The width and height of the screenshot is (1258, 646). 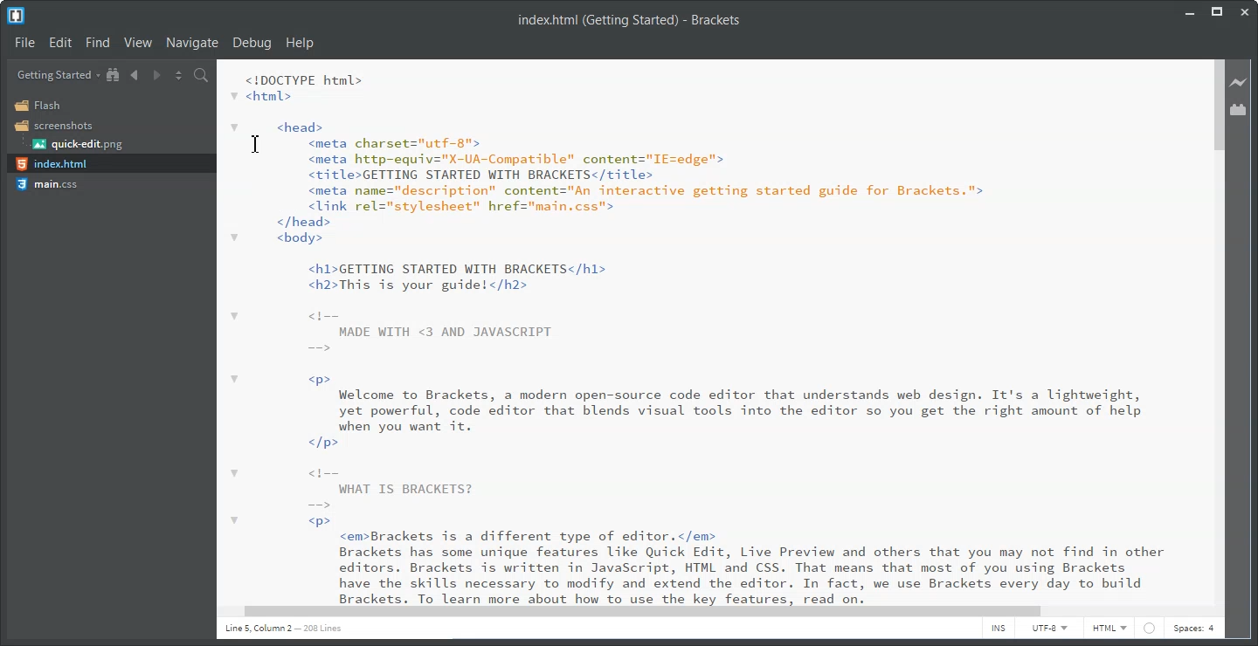 What do you see at coordinates (179, 75) in the screenshot?
I see `Split the editor vertically and horizontally` at bounding box center [179, 75].